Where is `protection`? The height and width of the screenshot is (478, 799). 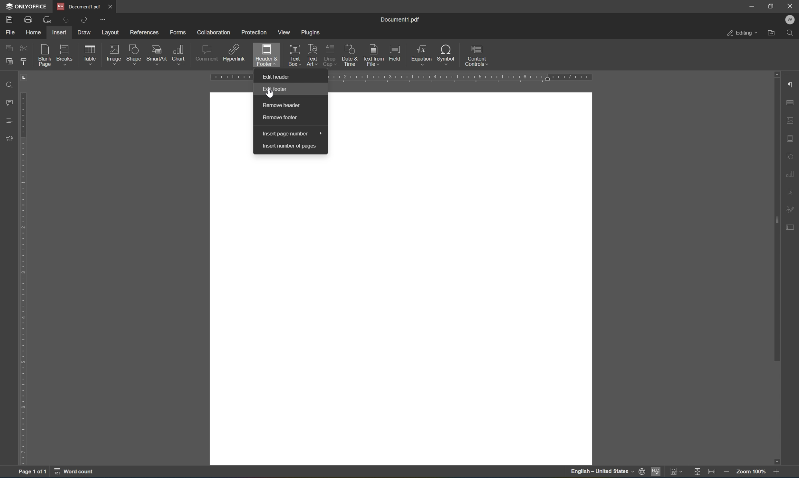 protection is located at coordinates (254, 33).